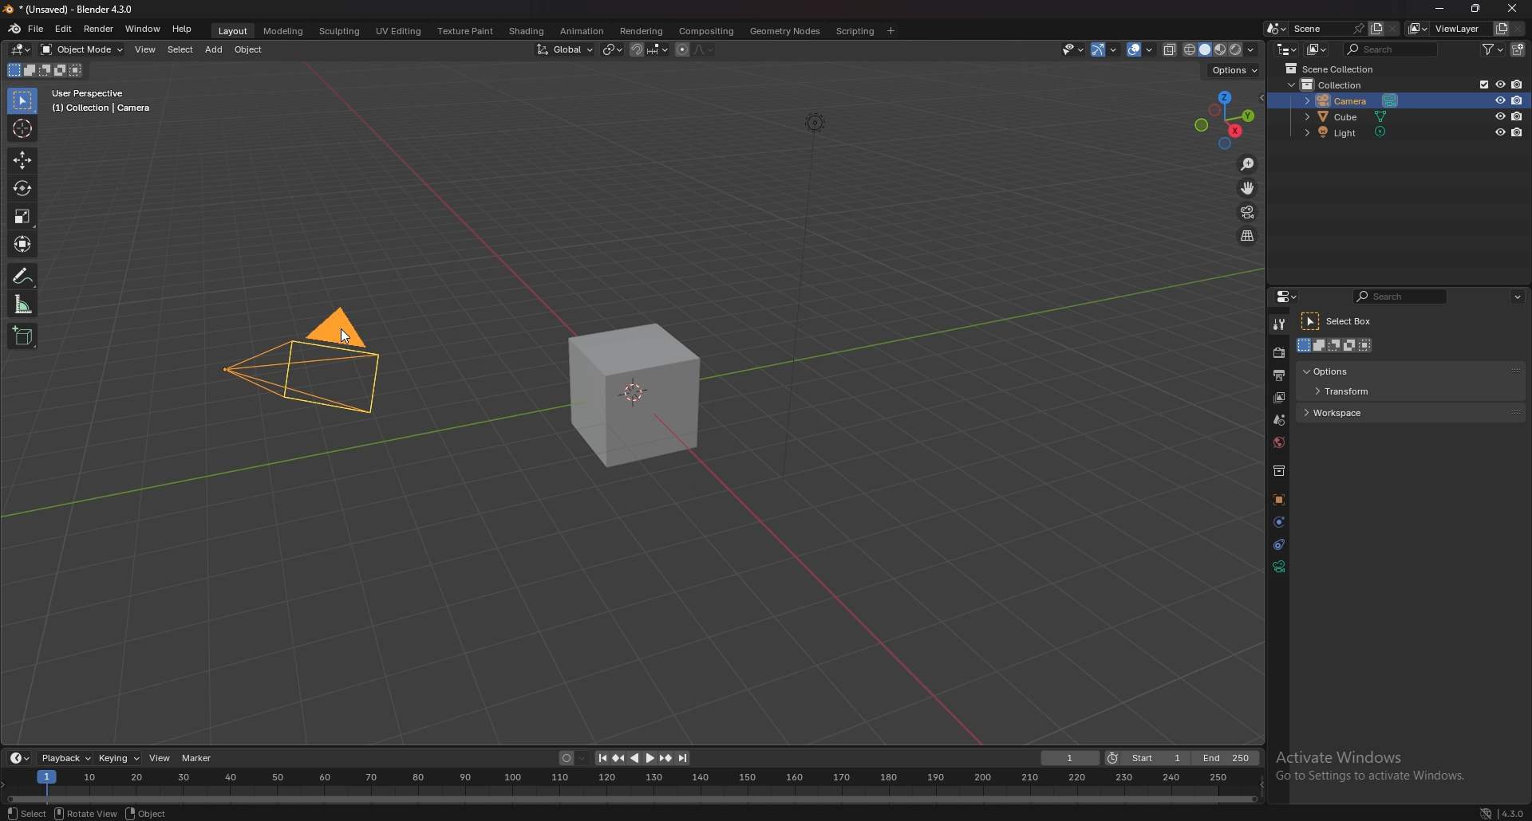 This screenshot has width=1532, height=821. I want to click on disable in renders, so click(1518, 84).